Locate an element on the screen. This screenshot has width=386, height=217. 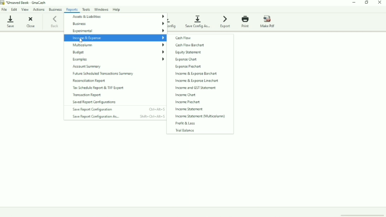
Reconciliation Report is located at coordinates (89, 81).